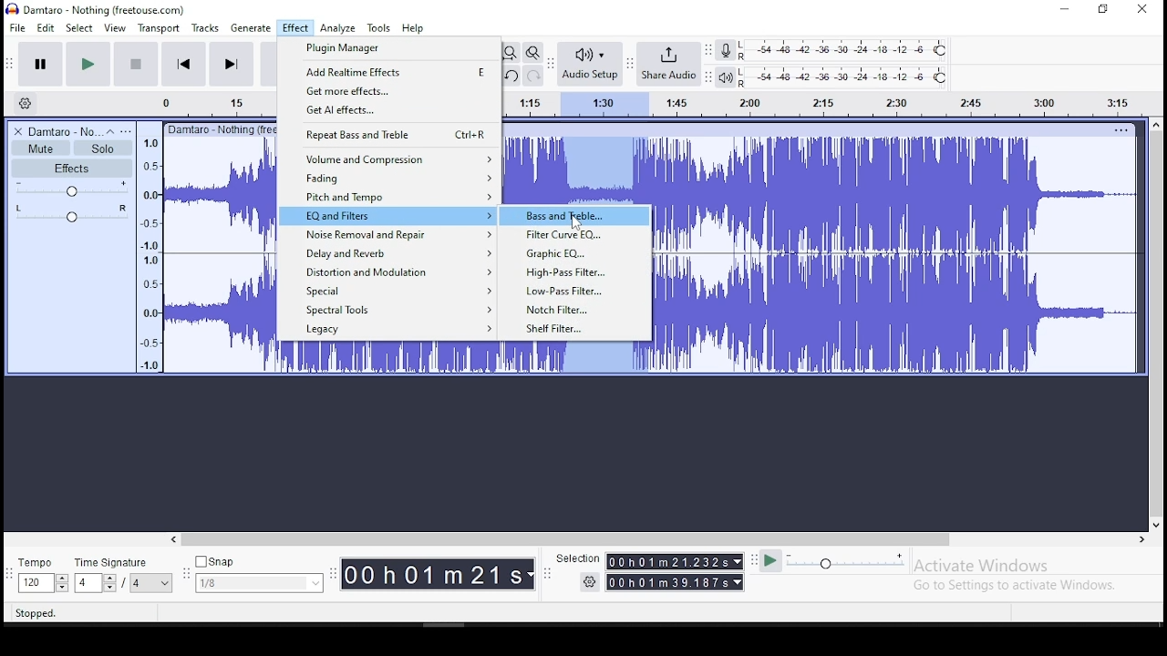  Describe the element at coordinates (61, 583) in the screenshot. I see `drop down` at that location.